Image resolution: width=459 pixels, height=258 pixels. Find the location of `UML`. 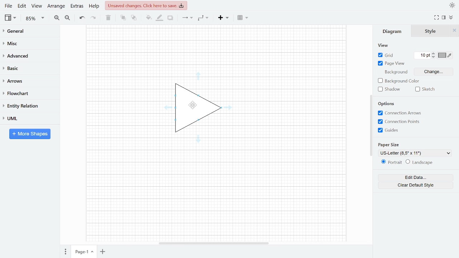

UML is located at coordinates (27, 118).